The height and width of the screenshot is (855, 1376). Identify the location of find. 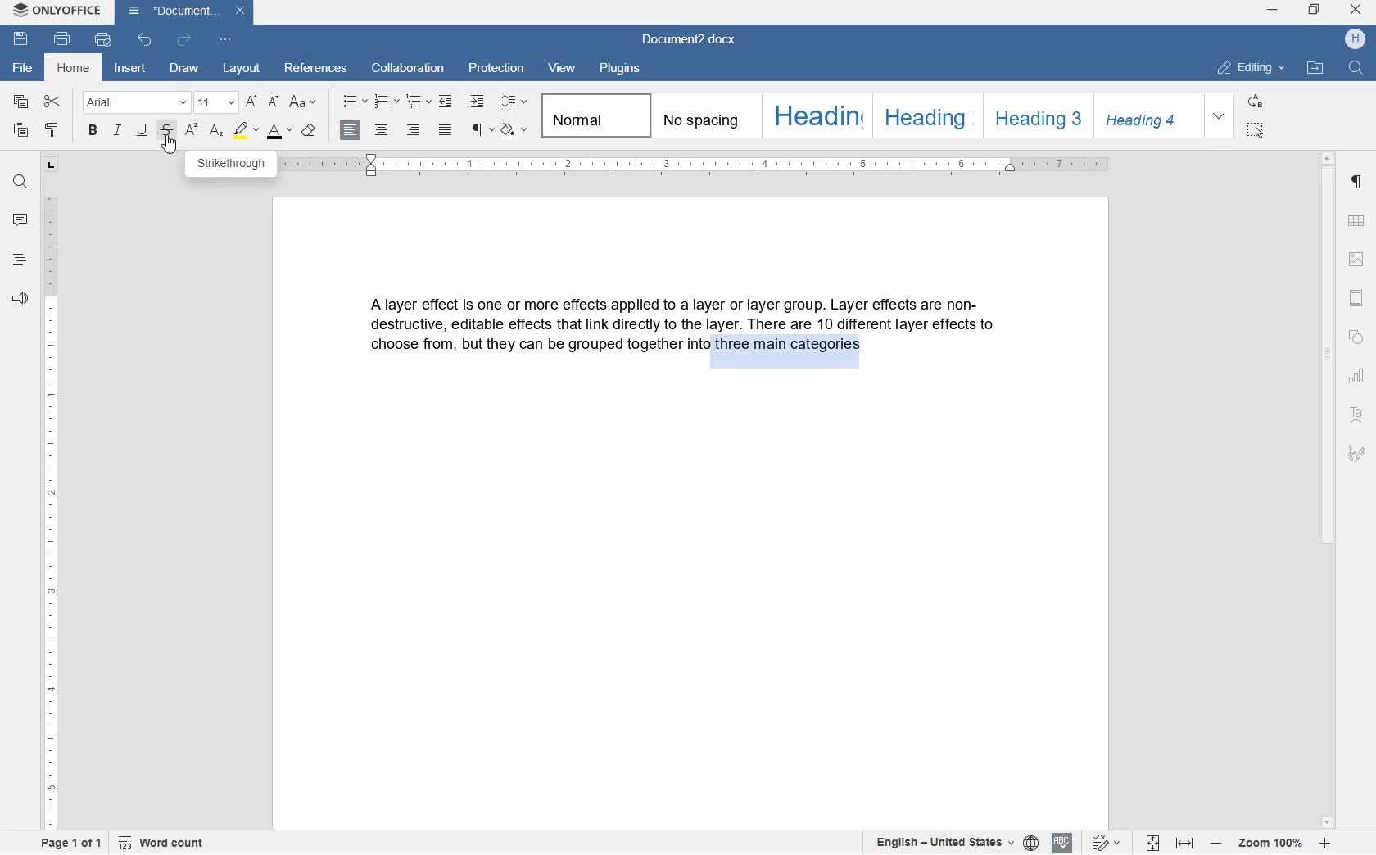
(1355, 68).